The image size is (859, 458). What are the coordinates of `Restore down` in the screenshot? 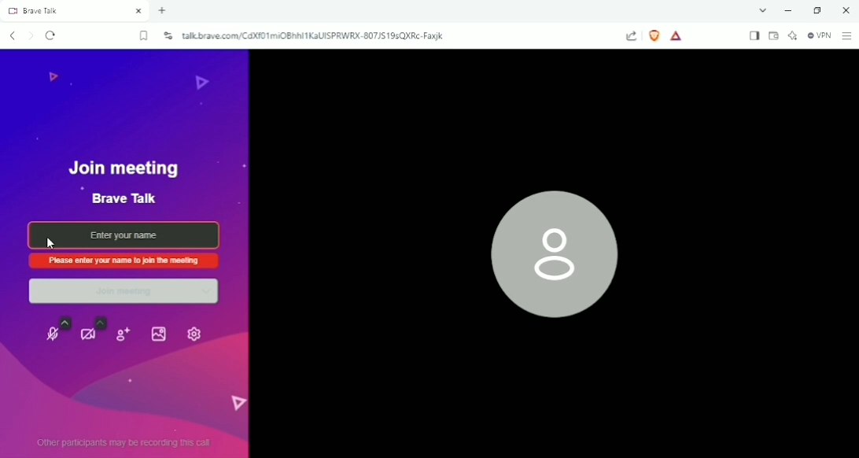 It's located at (817, 10).